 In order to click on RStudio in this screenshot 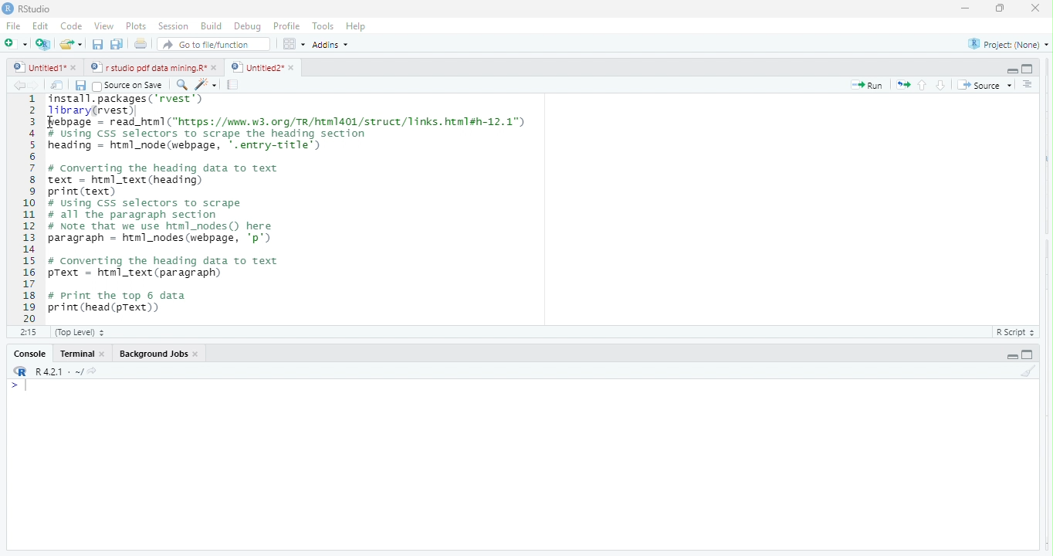, I will do `click(39, 8)`.